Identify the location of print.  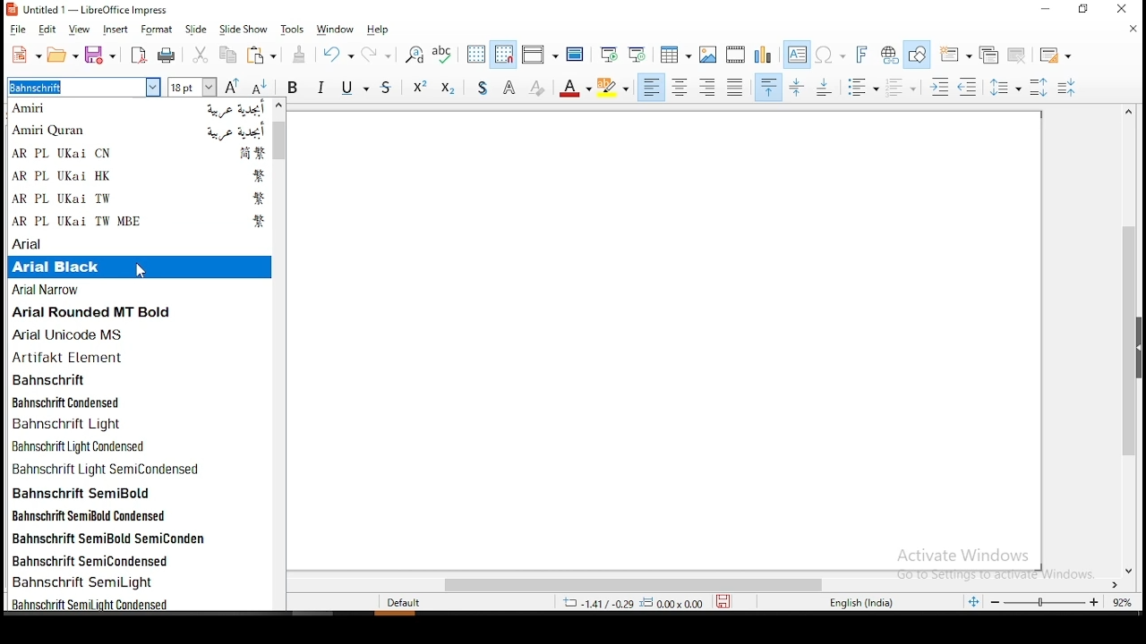
(168, 57).